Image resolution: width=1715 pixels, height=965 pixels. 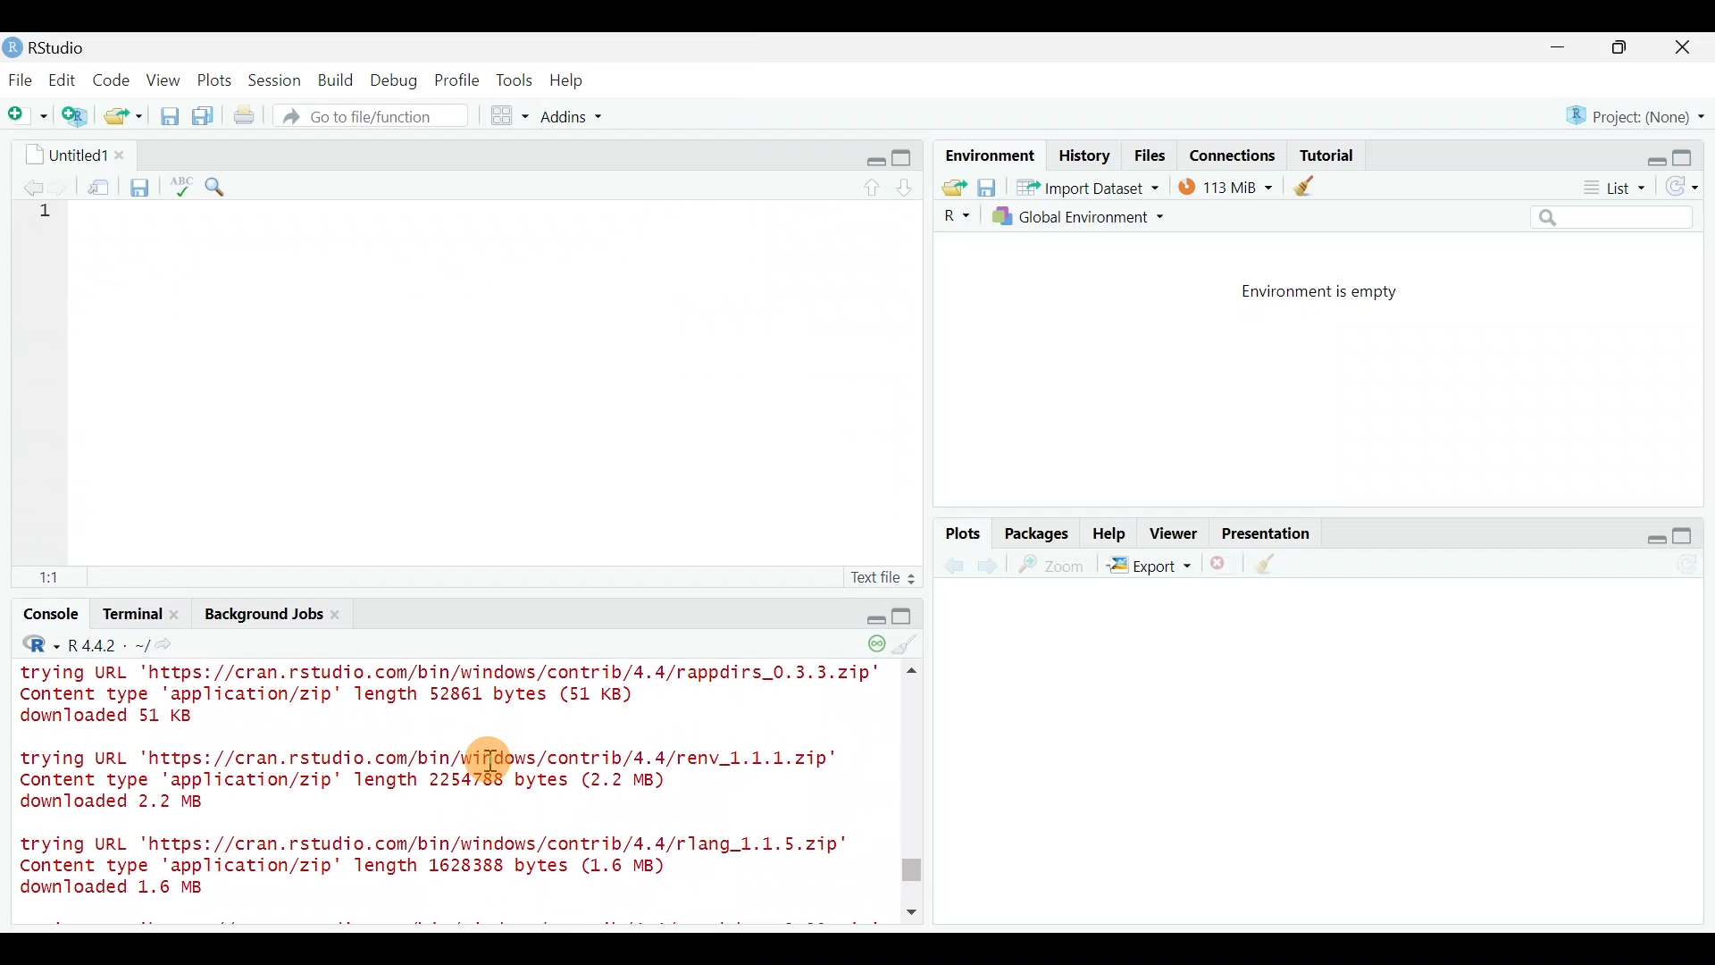 I want to click on go to next section/chunk, so click(x=908, y=184).